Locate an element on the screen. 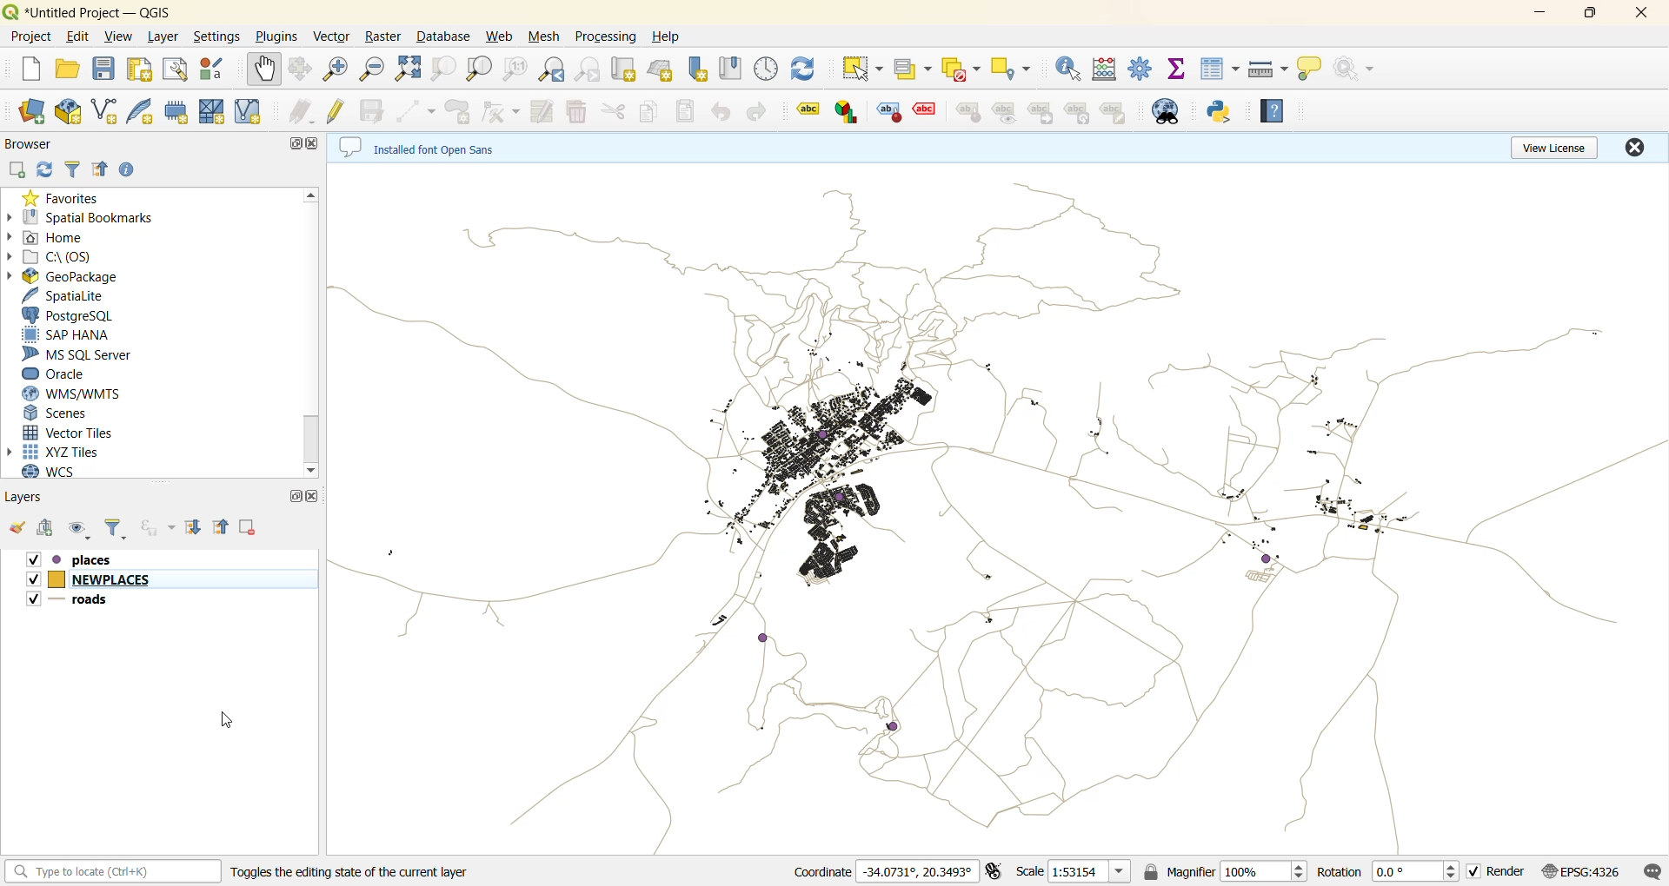 The height and width of the screenshot is (886, 1669). plugins is located at coordinates (276, 35).